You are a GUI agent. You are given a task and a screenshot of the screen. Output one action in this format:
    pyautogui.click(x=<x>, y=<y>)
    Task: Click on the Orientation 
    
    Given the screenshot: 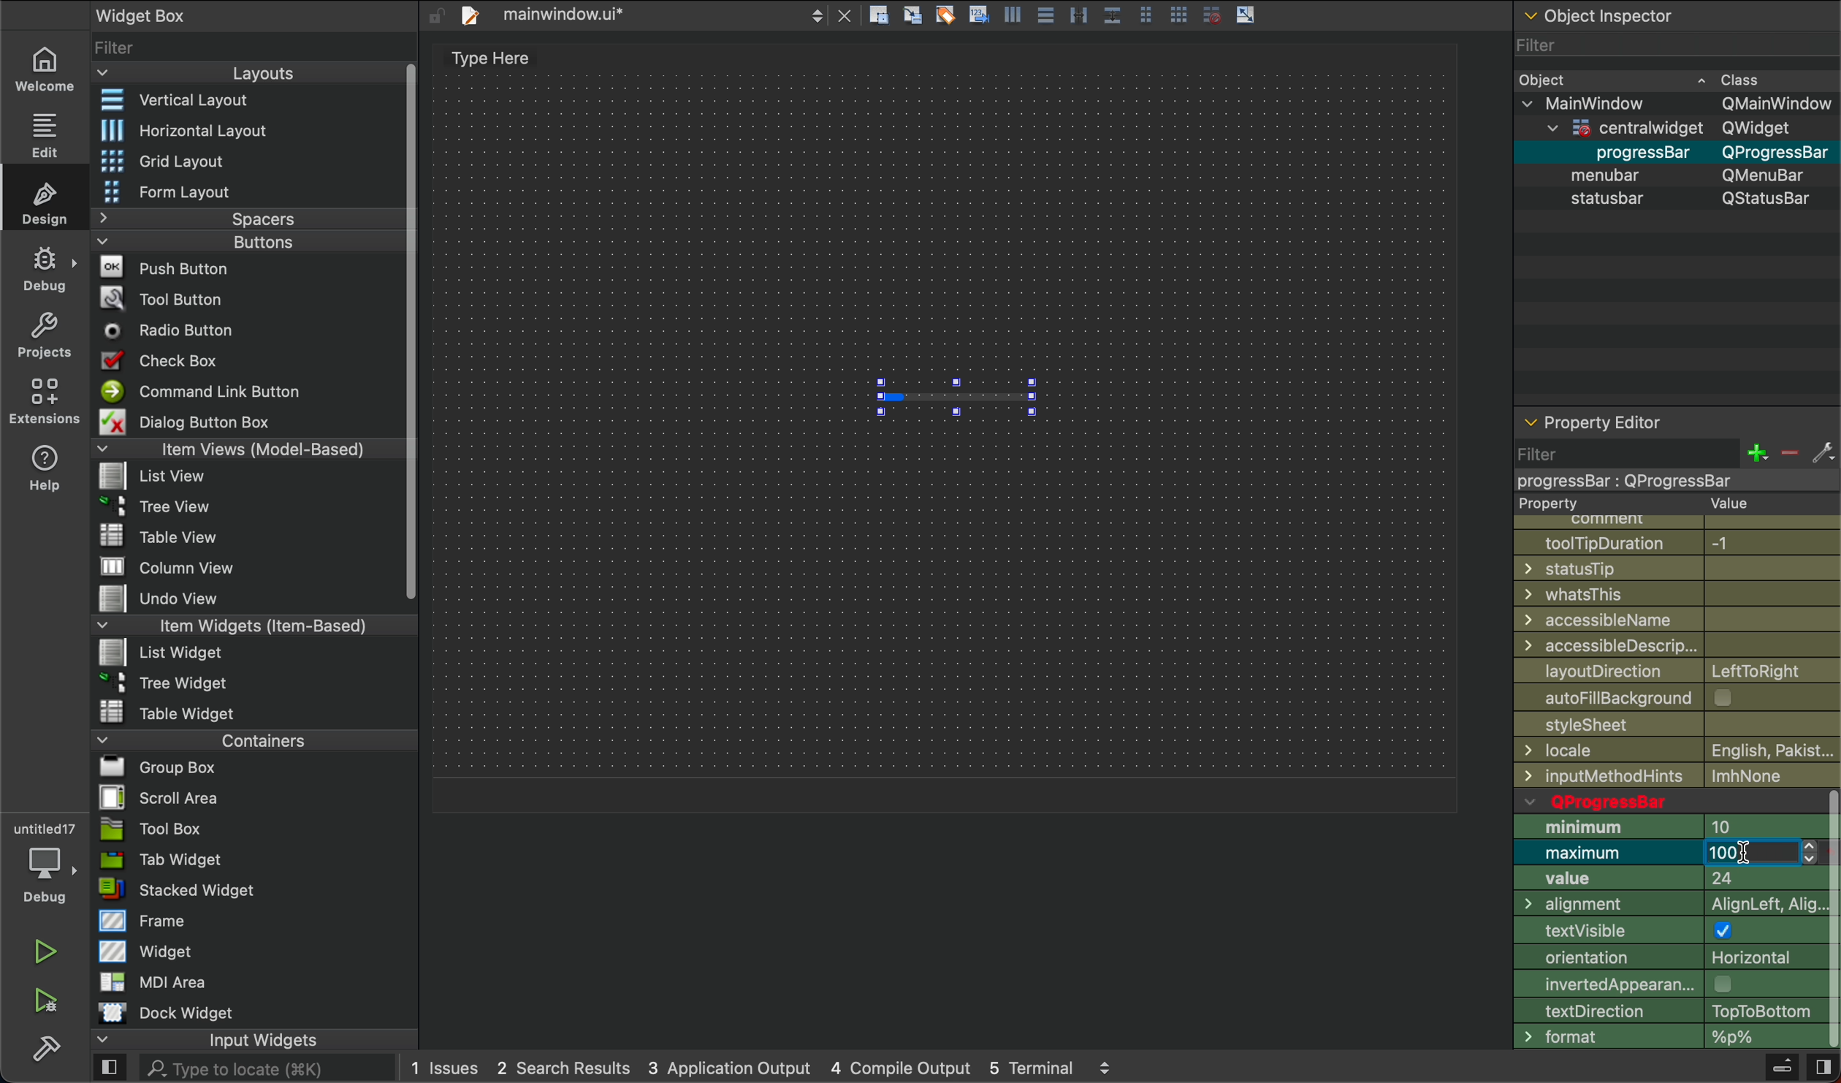 What is the action you would take?
    pyautogui.click(x=1666, y=960)
    